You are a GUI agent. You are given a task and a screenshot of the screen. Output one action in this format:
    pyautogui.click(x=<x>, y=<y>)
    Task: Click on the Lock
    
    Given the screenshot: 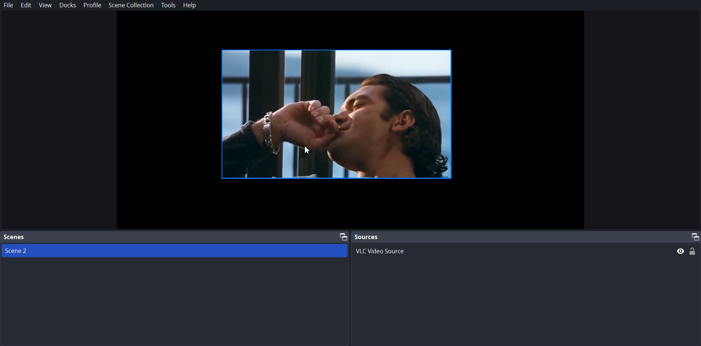 What is the action you would take?
    pyautogui.click(x=693, y=251)
    